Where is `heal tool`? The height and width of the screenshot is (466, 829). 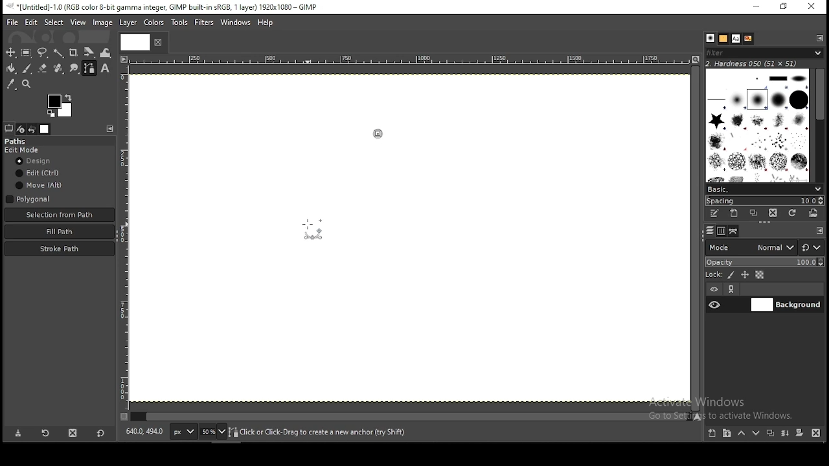 heal tool is located at coordinates (59, 69).